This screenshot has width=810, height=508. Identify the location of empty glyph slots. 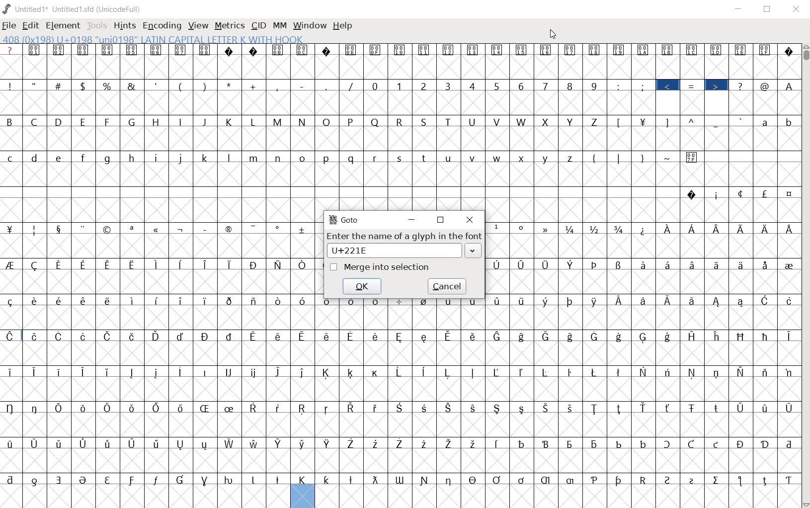
(401, 318).